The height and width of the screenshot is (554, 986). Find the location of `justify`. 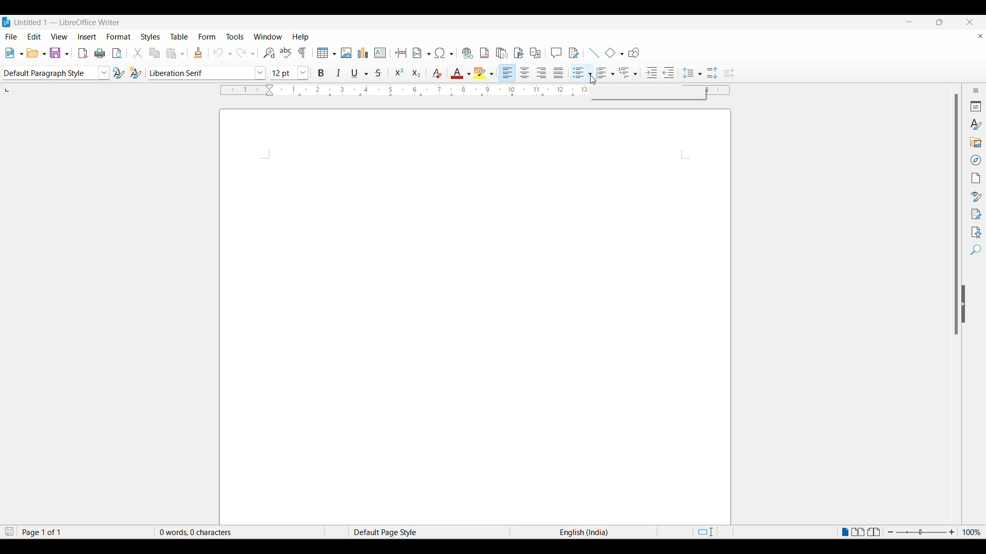

justify is located at coordinates (560, 72).